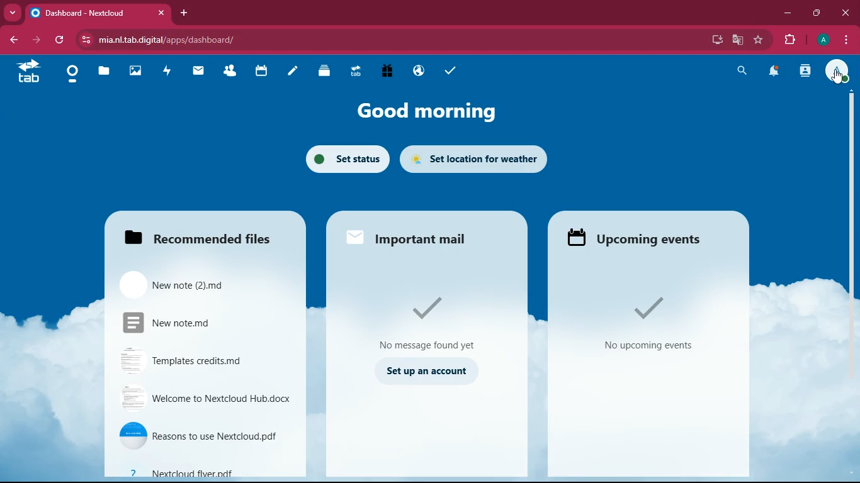 Image resolution: width=860 pixels, height=483 pixels. What do you see at coordinates (737, 40) in the screenshot?
I see `google translate` at bounding box center [737, 40].